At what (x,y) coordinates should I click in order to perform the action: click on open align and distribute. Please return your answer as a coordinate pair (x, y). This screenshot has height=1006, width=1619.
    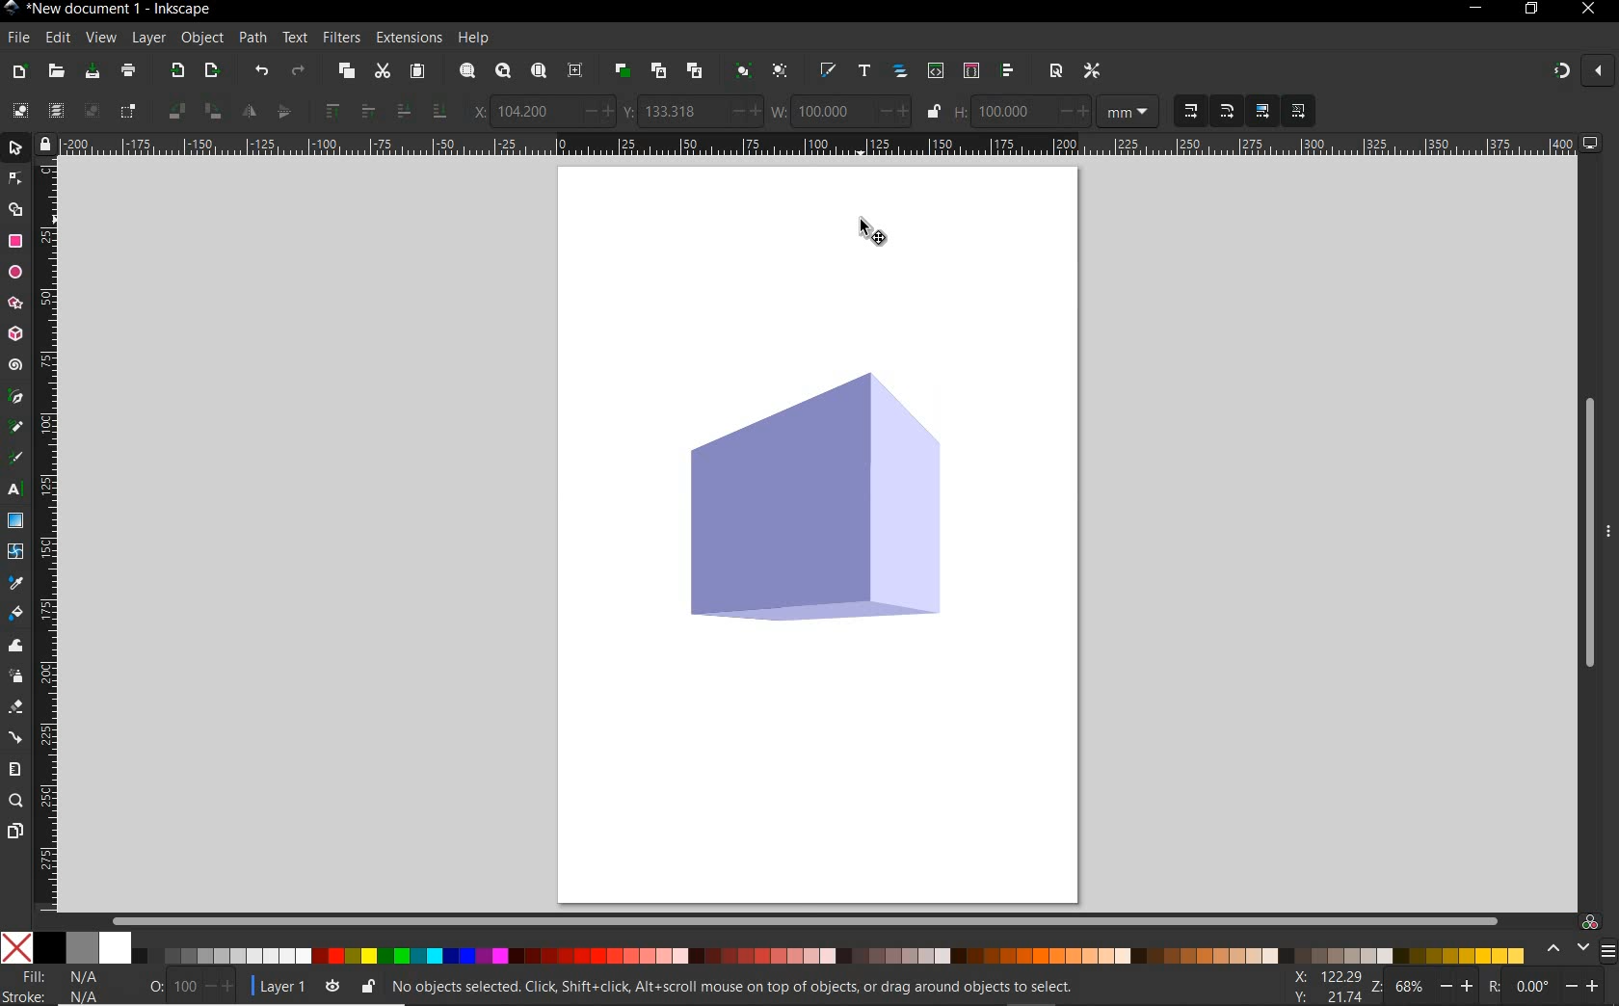
    Looking at the image, I should click on (1008, 70).